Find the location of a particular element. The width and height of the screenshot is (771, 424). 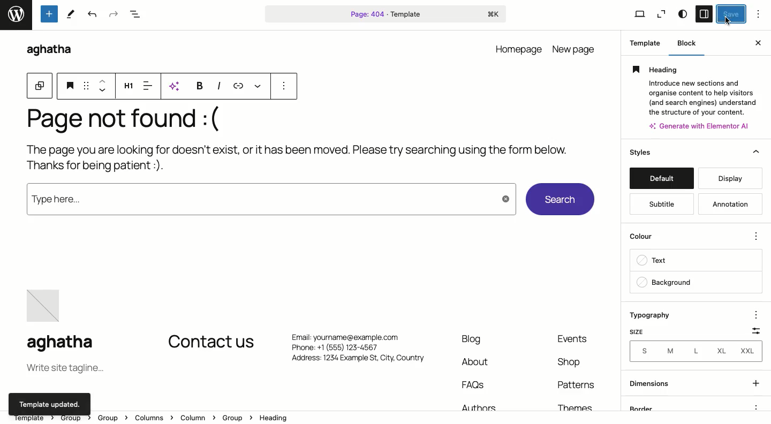

text is located at coordinates (660, 259).